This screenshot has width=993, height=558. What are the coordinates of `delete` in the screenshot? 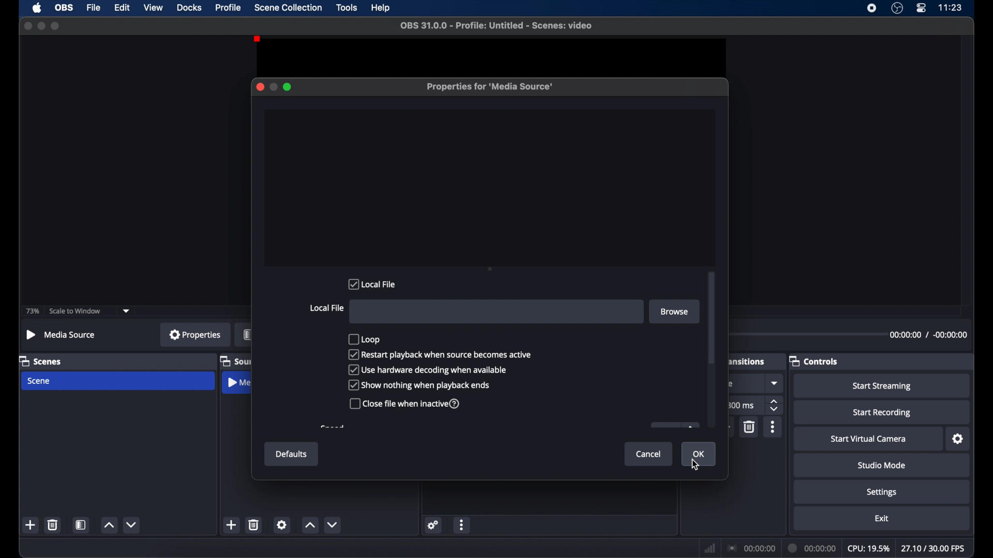 It's located at (749, 427).